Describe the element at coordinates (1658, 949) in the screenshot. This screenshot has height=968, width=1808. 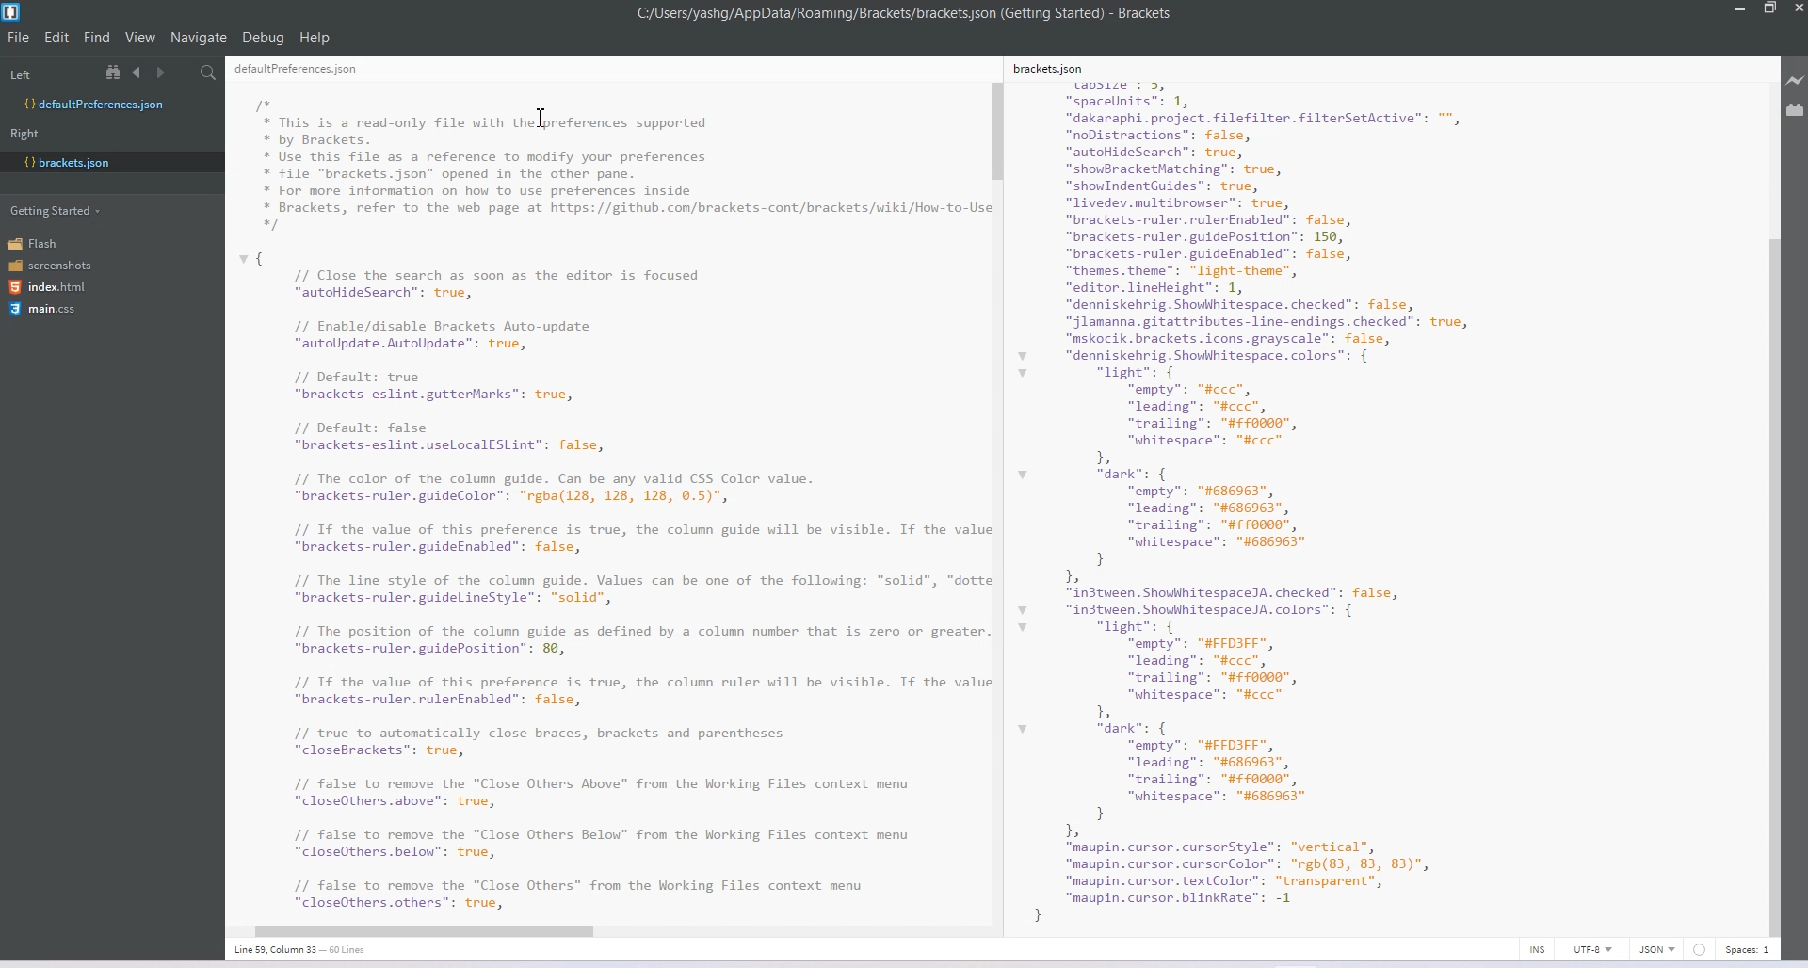
I see `JSON` at that location.